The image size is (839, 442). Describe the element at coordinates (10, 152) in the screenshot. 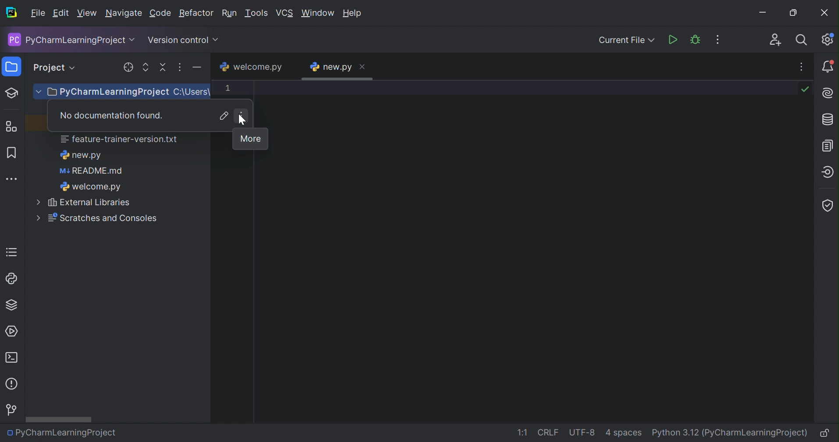

I see `Bookmarks` at that location.